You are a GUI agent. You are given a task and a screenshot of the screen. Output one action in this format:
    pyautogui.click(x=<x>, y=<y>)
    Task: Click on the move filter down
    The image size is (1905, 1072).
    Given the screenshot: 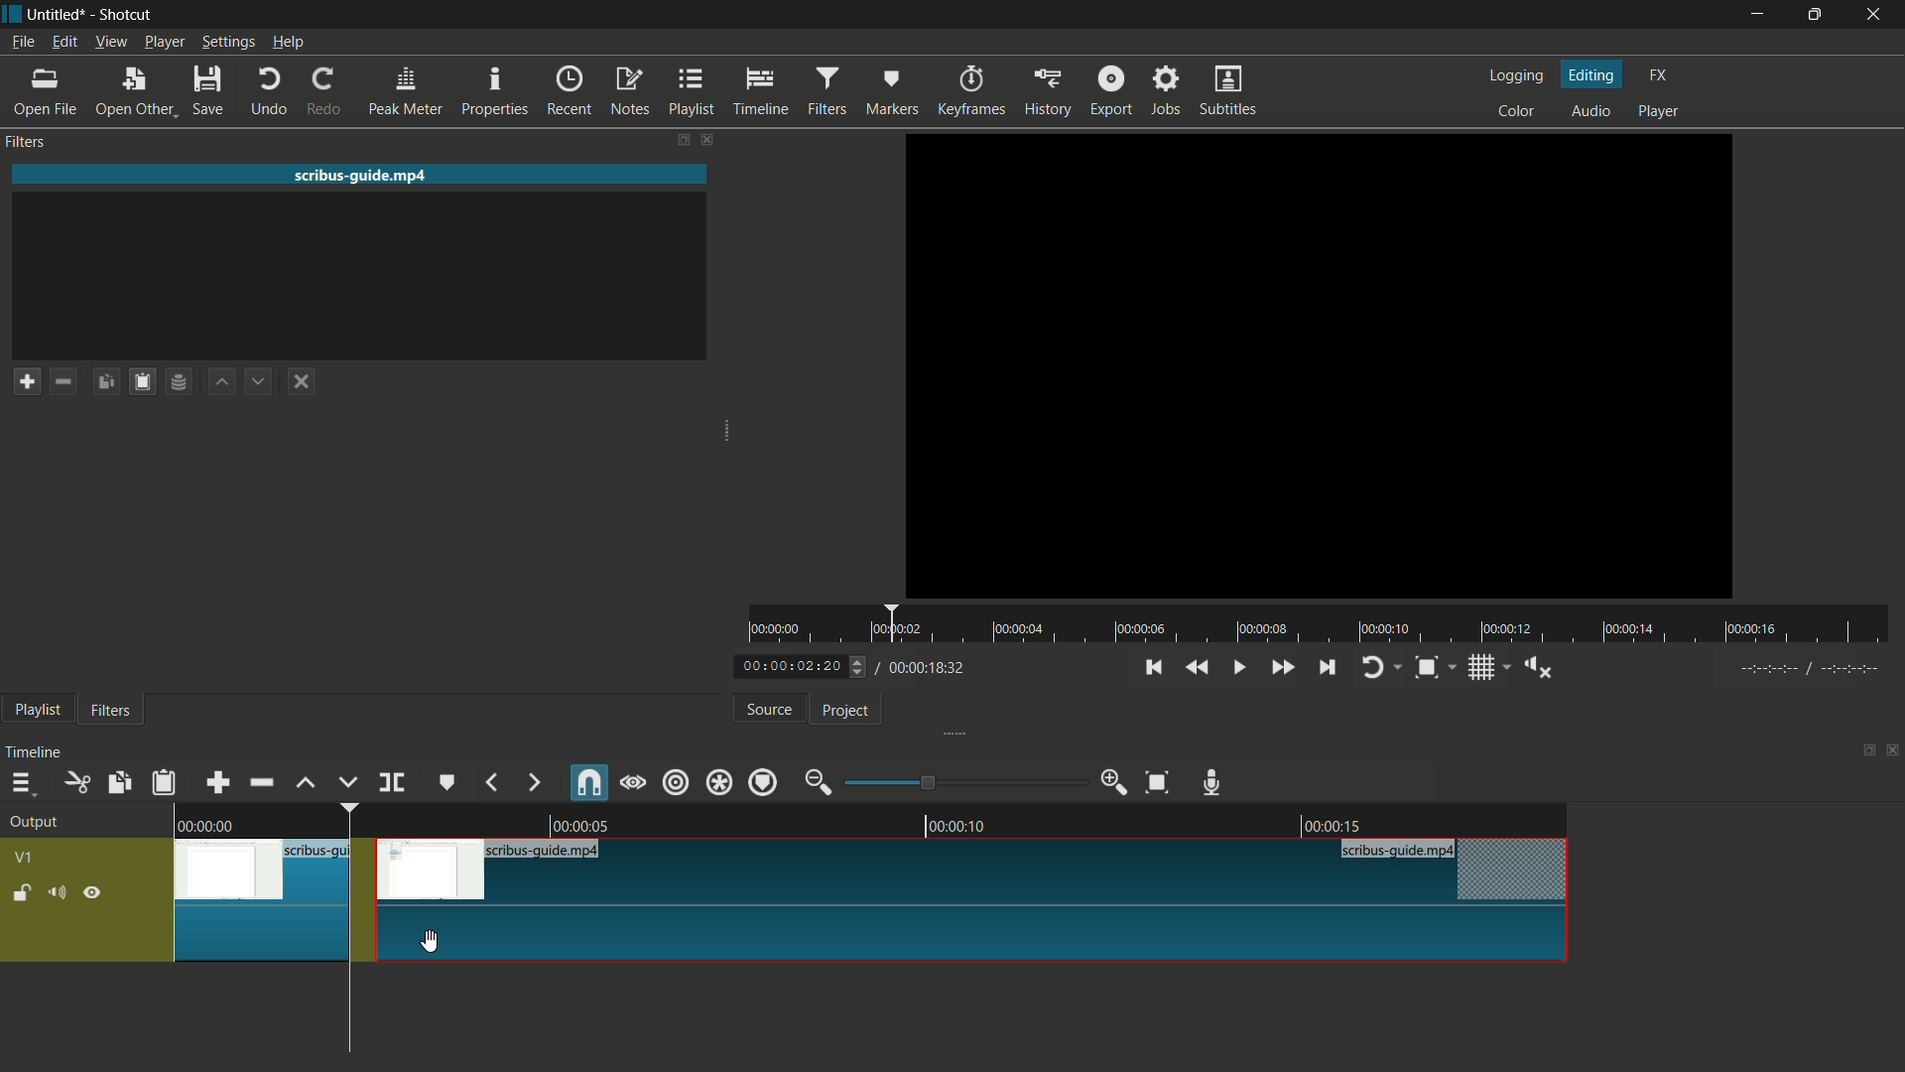 What is the action you would take?
    pyautogui.click(x=260, y=381)
    